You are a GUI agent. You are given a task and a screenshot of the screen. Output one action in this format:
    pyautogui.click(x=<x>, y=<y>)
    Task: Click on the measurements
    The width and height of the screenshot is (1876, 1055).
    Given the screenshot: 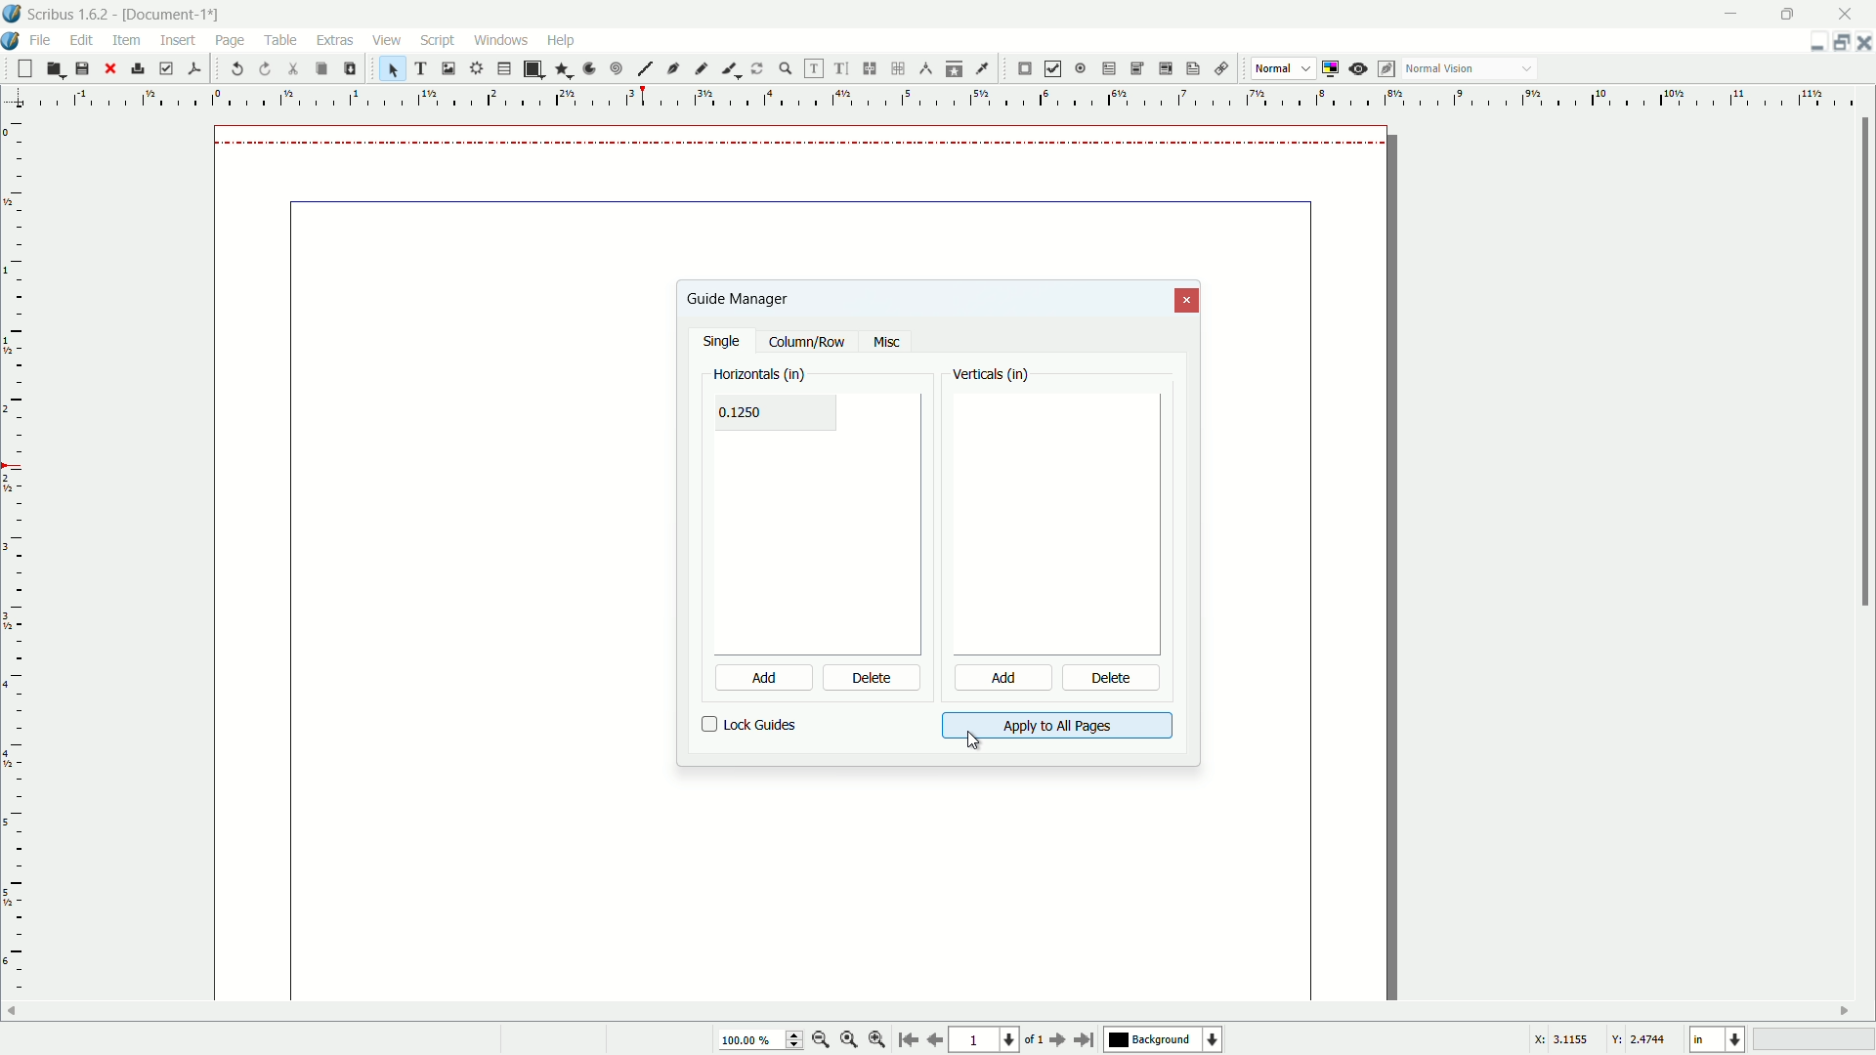 What is the action you would take?
    pyautogui.click(x=926, y=69)
    